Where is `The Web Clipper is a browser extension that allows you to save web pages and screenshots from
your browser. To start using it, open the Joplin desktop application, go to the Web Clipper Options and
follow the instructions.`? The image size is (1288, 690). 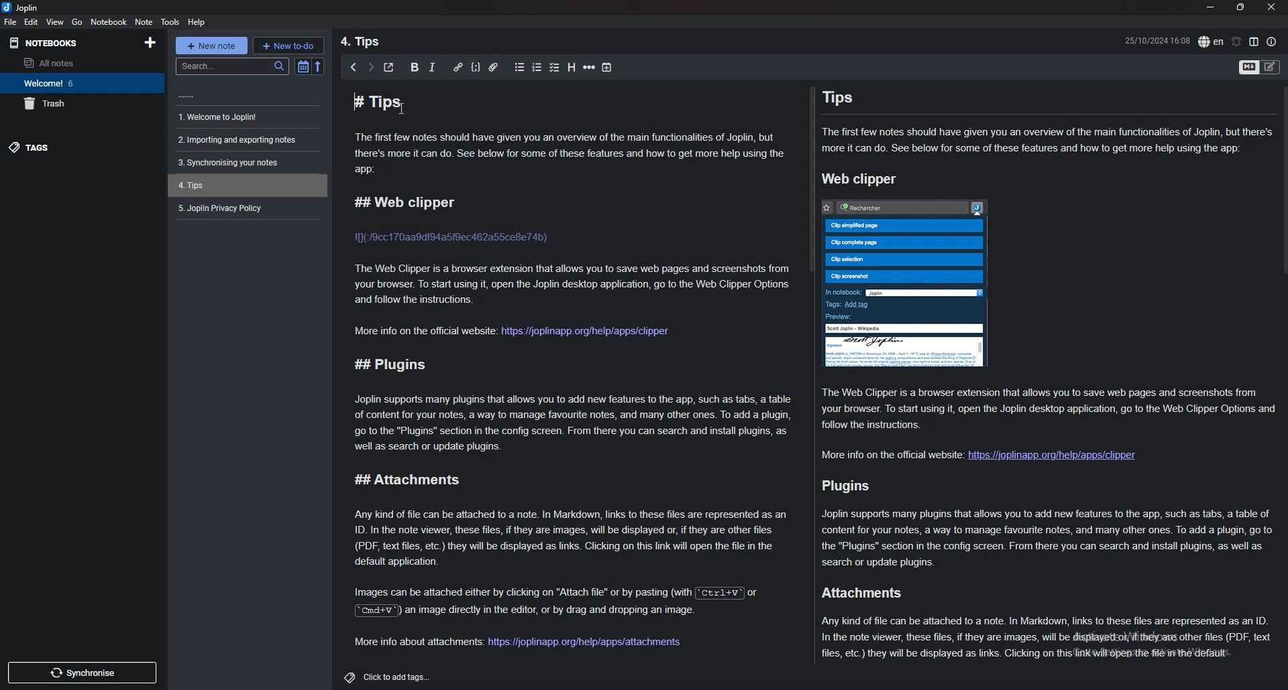 The Web Clipper is a browser extension that allows you to save web pages and screenshots from
your browser. To start using it, open the Joplin desktop application, go to the Web Clipper Options and
follow the instructions. is located at coordinates (1047, 407).